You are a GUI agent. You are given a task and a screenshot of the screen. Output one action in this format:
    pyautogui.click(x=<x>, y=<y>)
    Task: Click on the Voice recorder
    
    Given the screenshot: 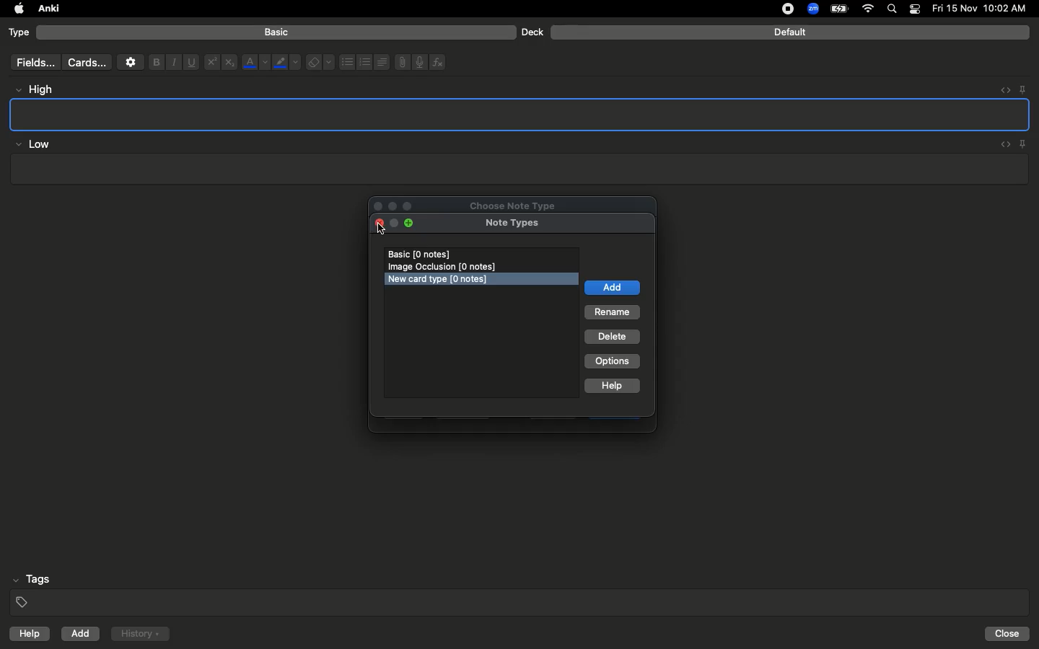 What is the action you would take?
    pyautogui.click(x=418, y=61)
    